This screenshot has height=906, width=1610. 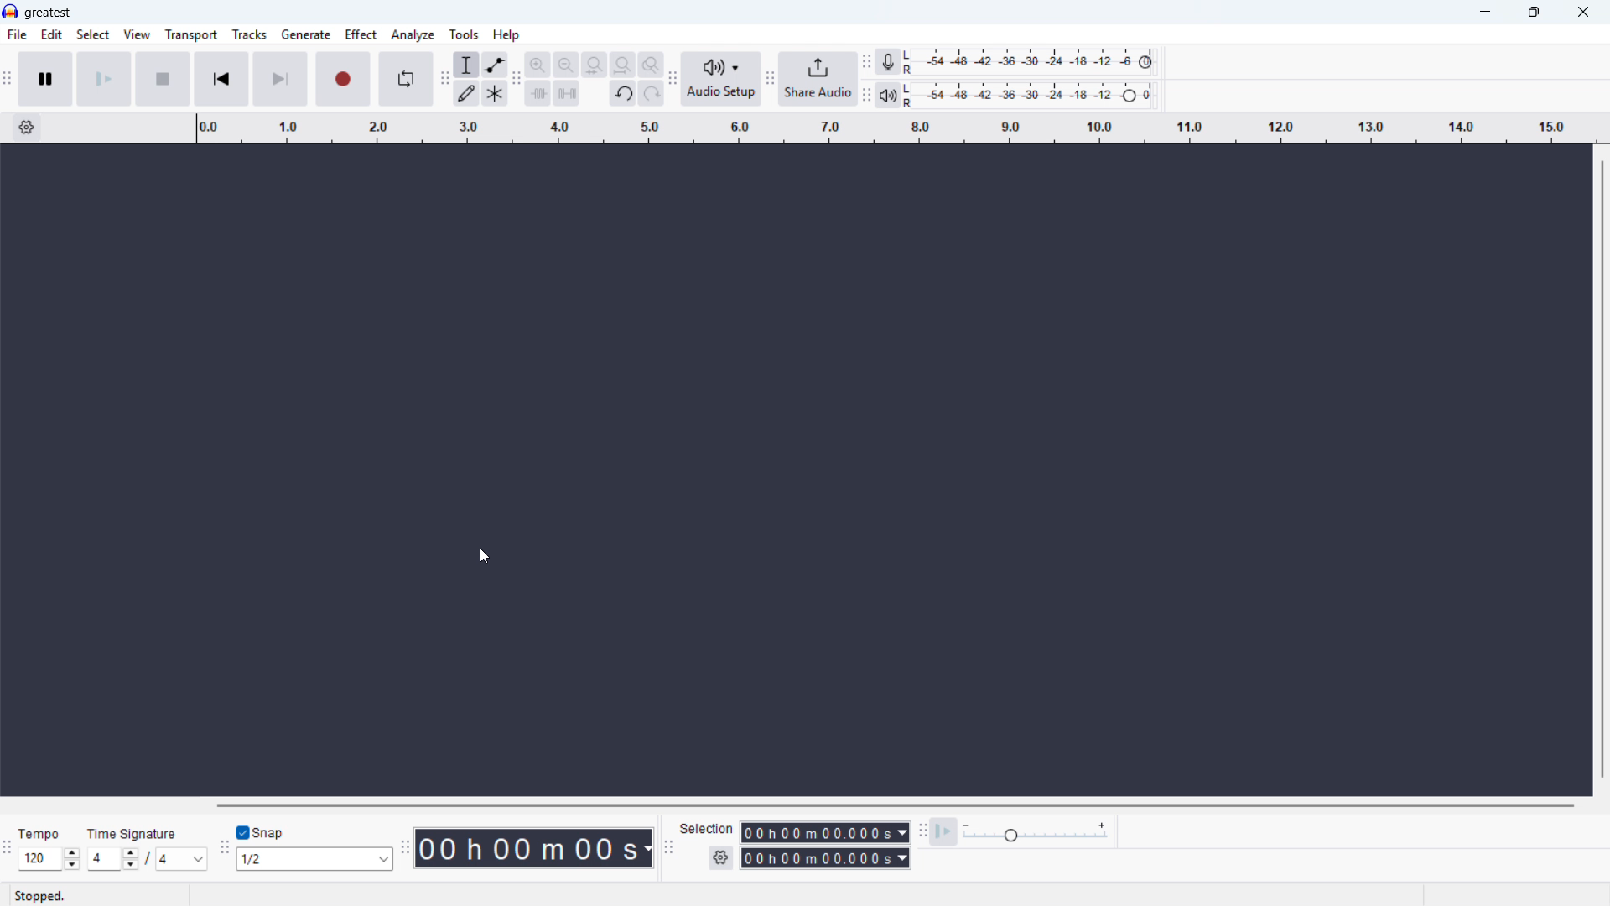 I want to click on Selection end time , so click(x=826, y=859).